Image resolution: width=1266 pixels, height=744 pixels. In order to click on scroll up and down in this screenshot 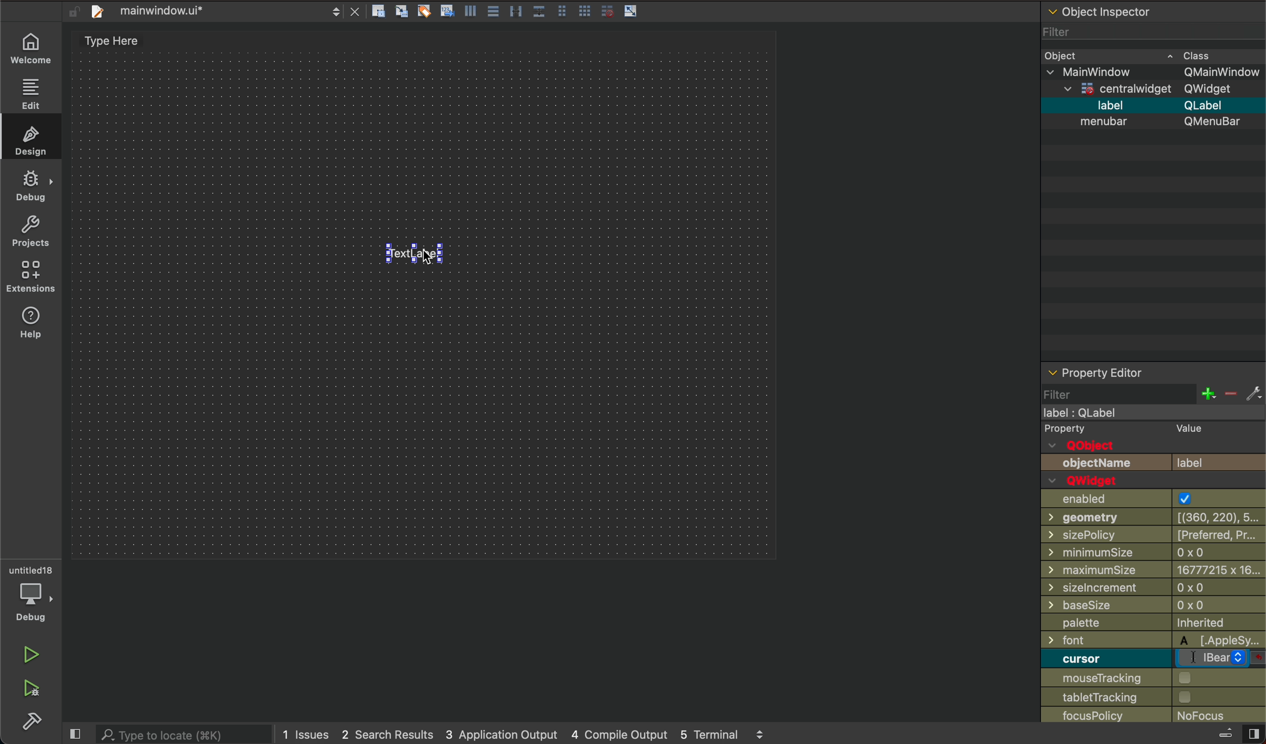, I will do `click(761, 733)`.